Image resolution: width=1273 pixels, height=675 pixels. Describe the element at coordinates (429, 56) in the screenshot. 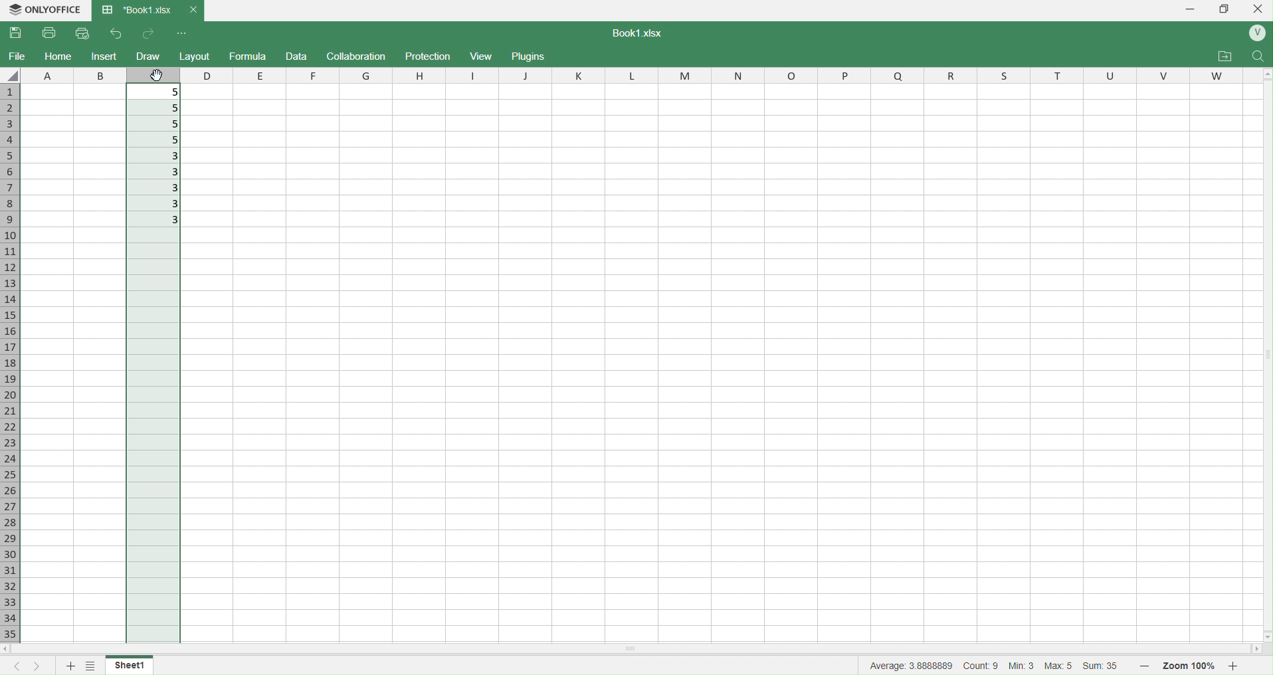

I see `Protection` at that location.